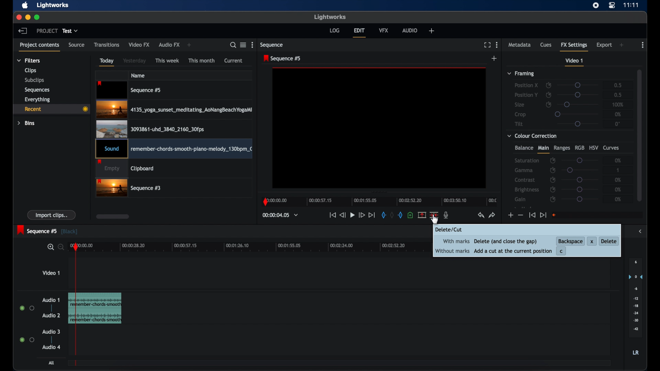 The height and width of the screenshot is (371, 660). What do you see at coordinates (452, 251) in the screenshot?
I see `without marks` at bounding box center [452, 251].